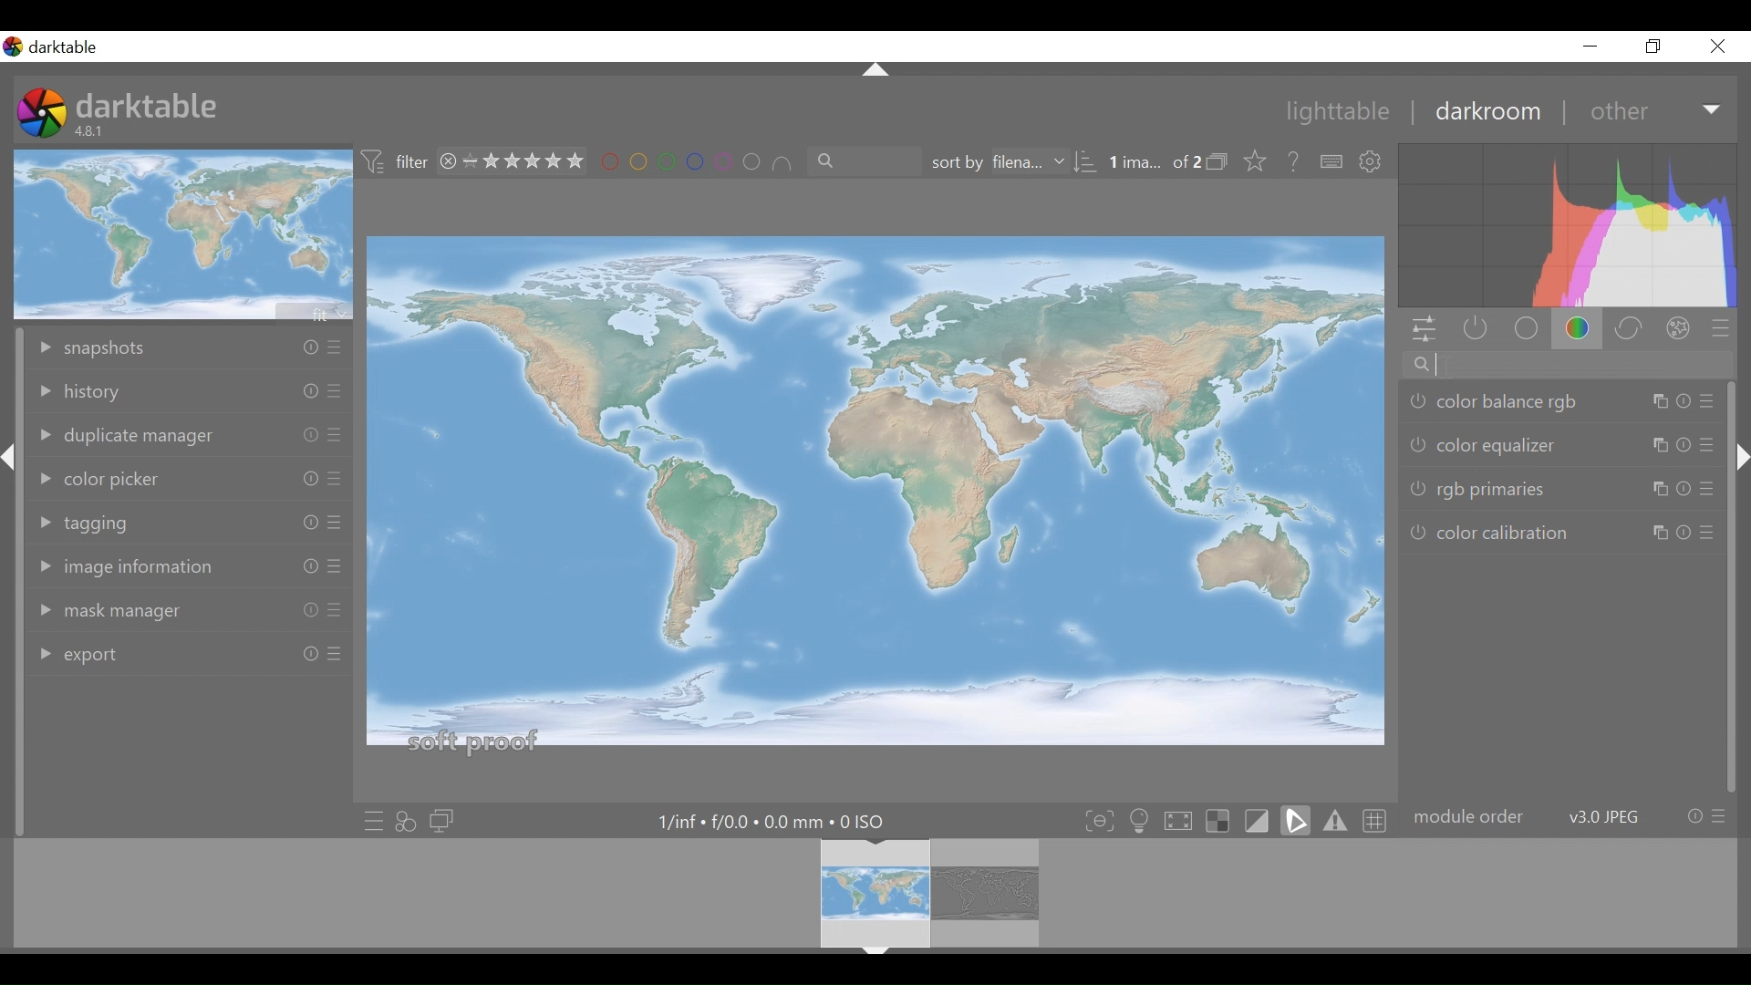  What do you see at coordinates (1740, 457) in the screenshot?
I see `expand/collapse` at bounding box center [1740, 457].